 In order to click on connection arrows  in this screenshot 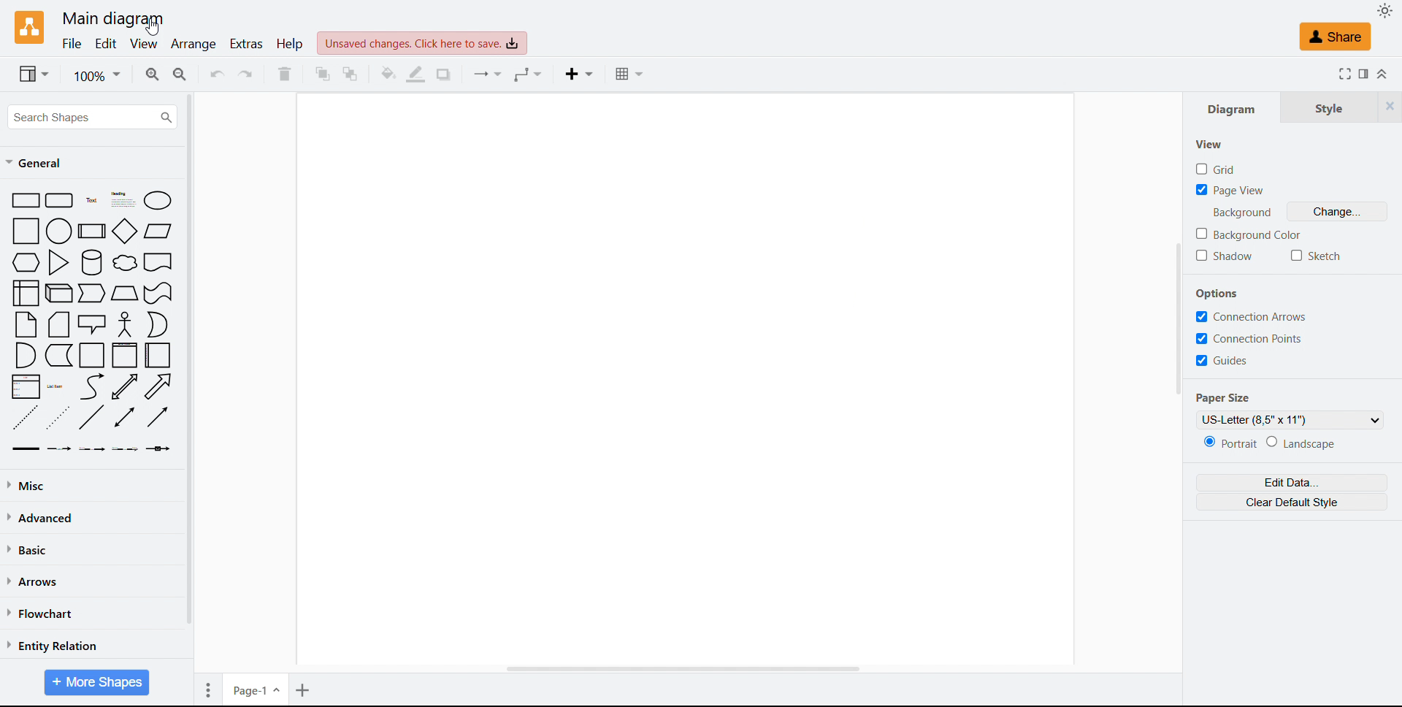, I will do `click(1252, 317)`.